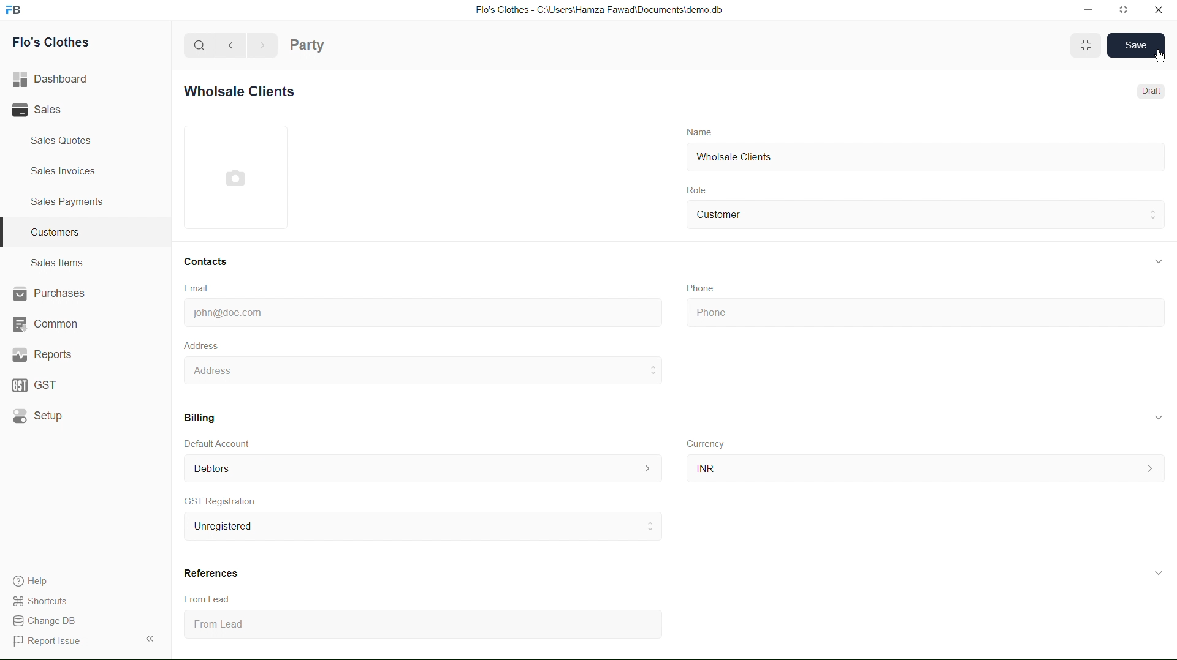  Describe the element at coordinates (248, 94) in the screenshot. I see `WHOLESALE CLIENTS` at that location.